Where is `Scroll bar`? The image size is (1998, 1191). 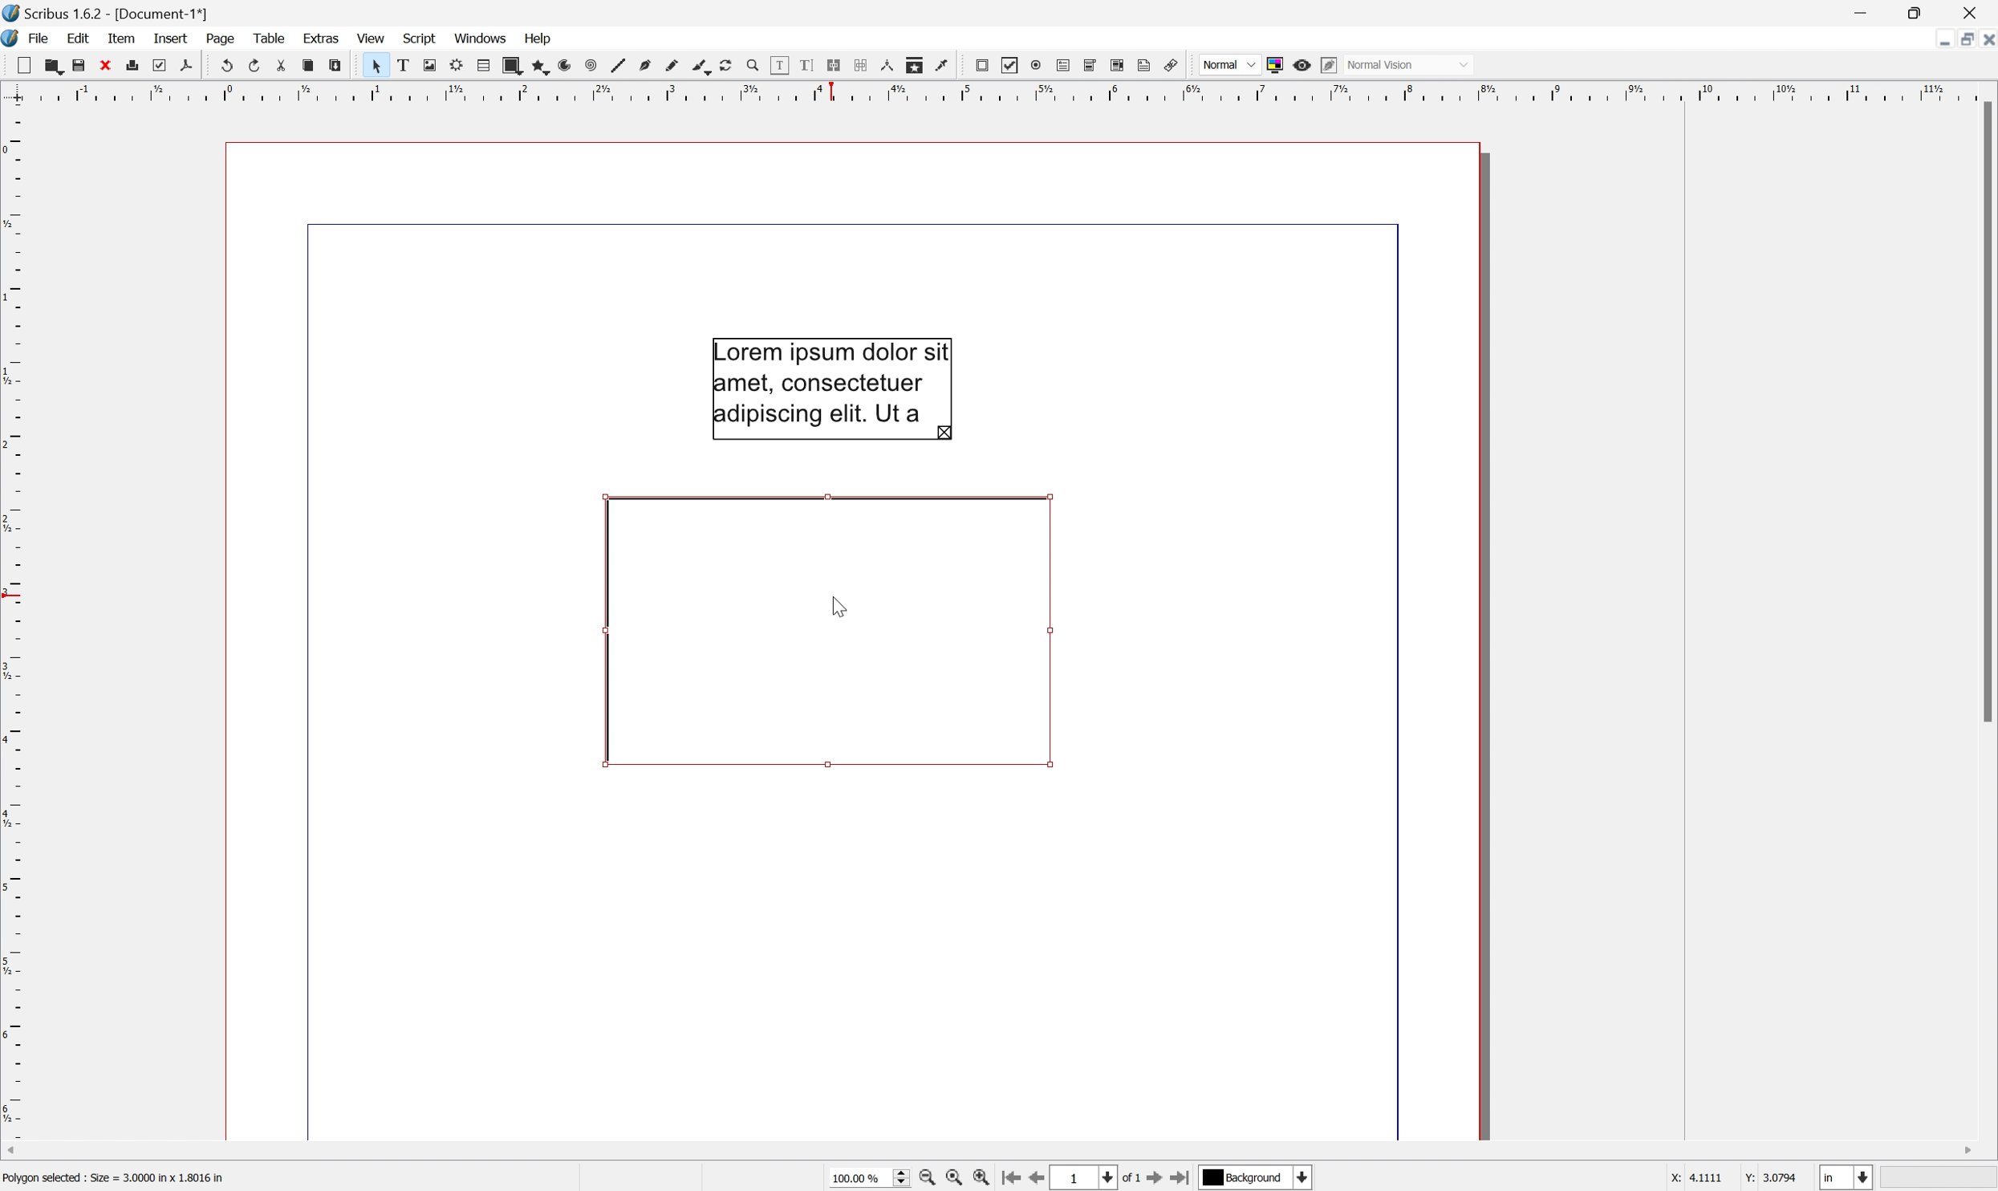 Scroll bar is located at coordinates (1985, 415).